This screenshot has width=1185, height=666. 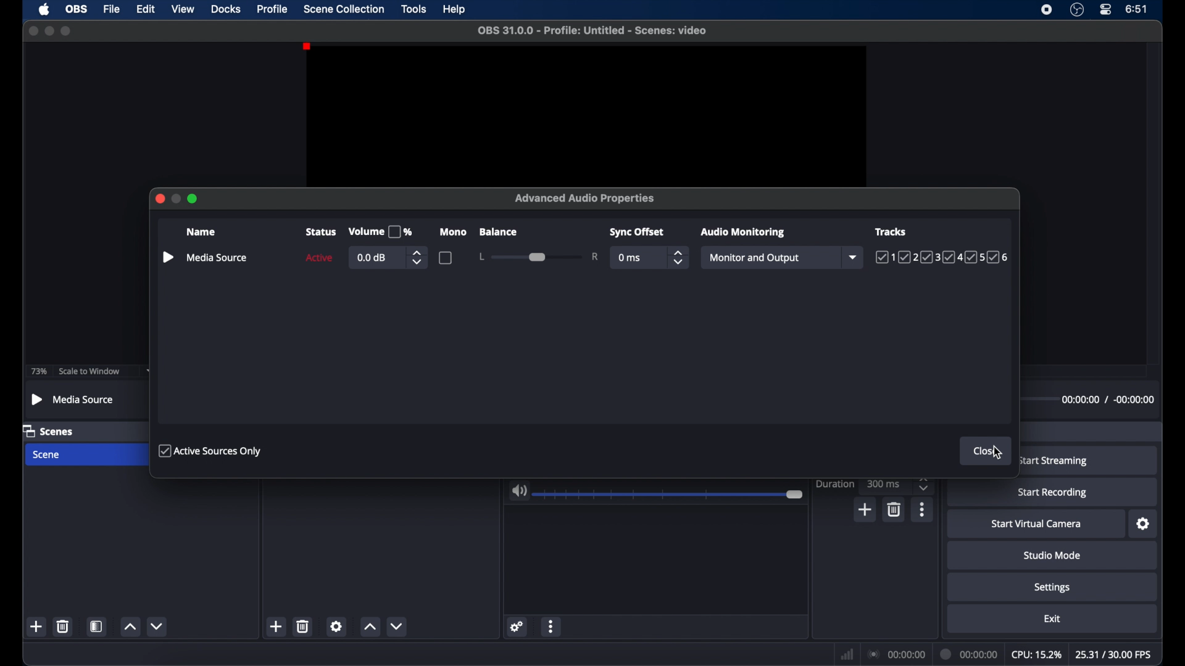 I want to click on scene filters, so click(x=98, y=626).